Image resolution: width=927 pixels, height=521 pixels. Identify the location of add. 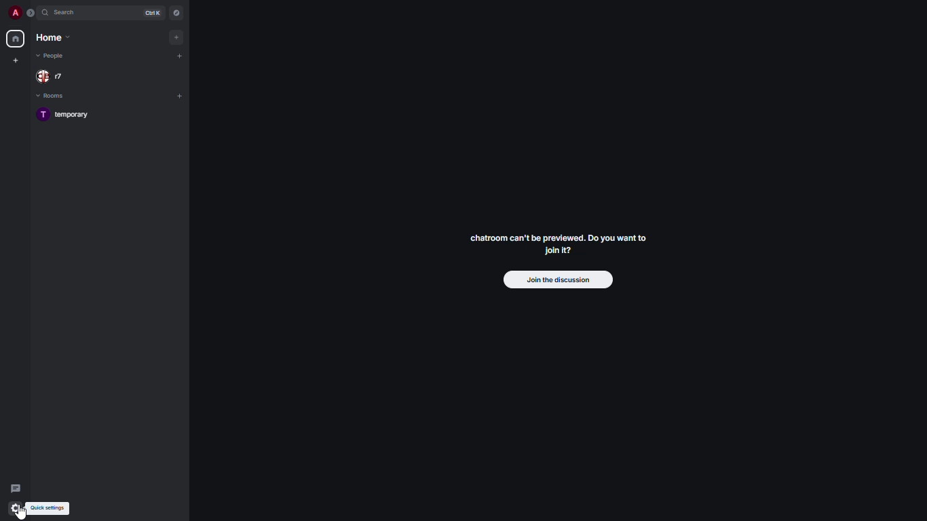
(178, 37).